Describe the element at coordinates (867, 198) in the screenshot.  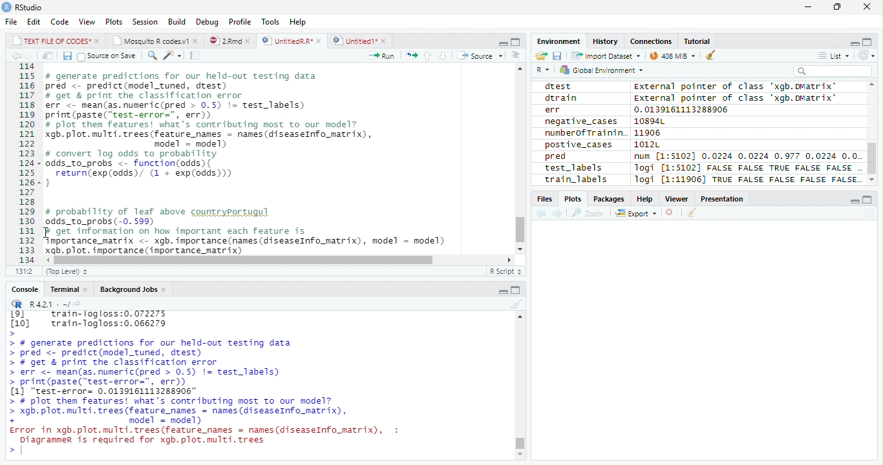
I see `Maximize` at that location.